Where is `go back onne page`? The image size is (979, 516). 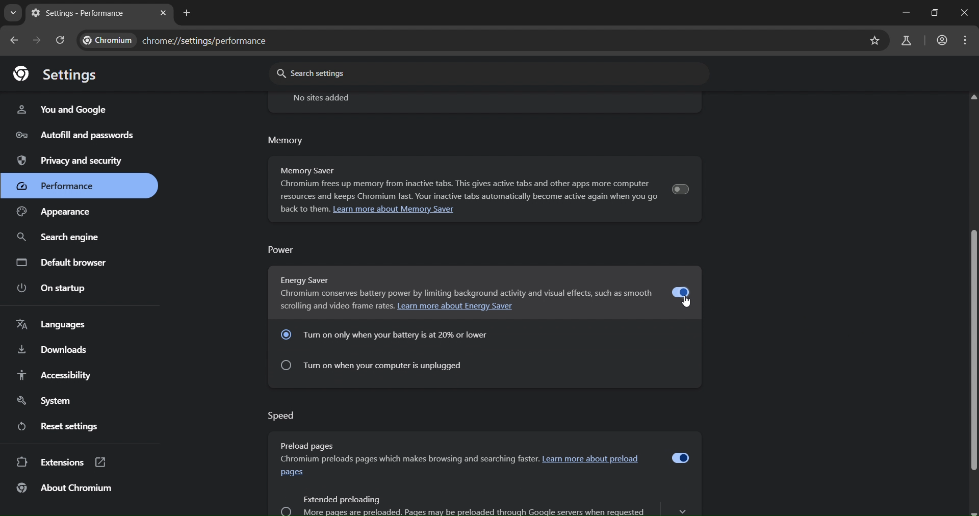
go back onne page is located at coordinates (13, 40).